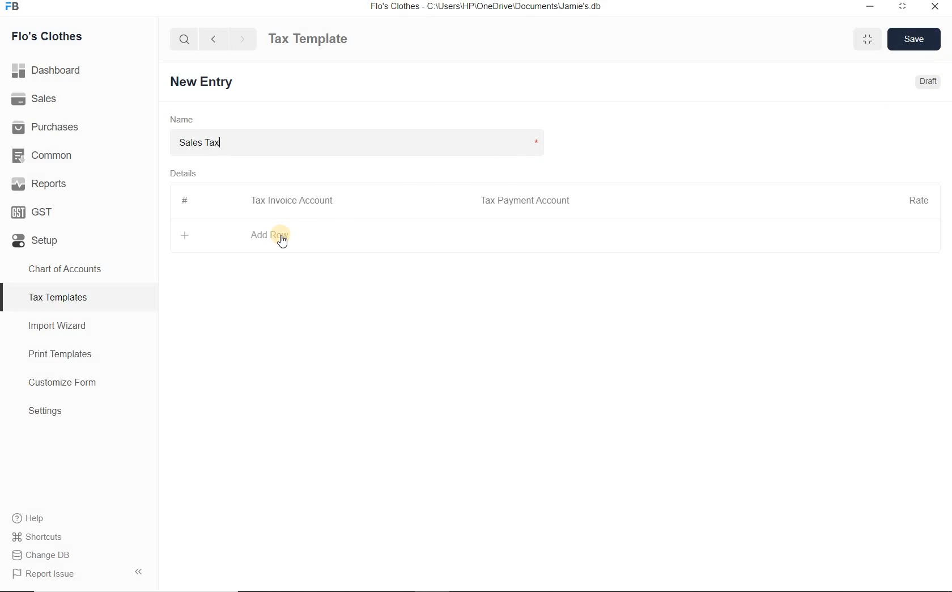 The width and height of the screenshot is (952, 592). What do you see at coordinates (186, 235) in the screenshot?
I see `Add` at bounding box center [186, 235].